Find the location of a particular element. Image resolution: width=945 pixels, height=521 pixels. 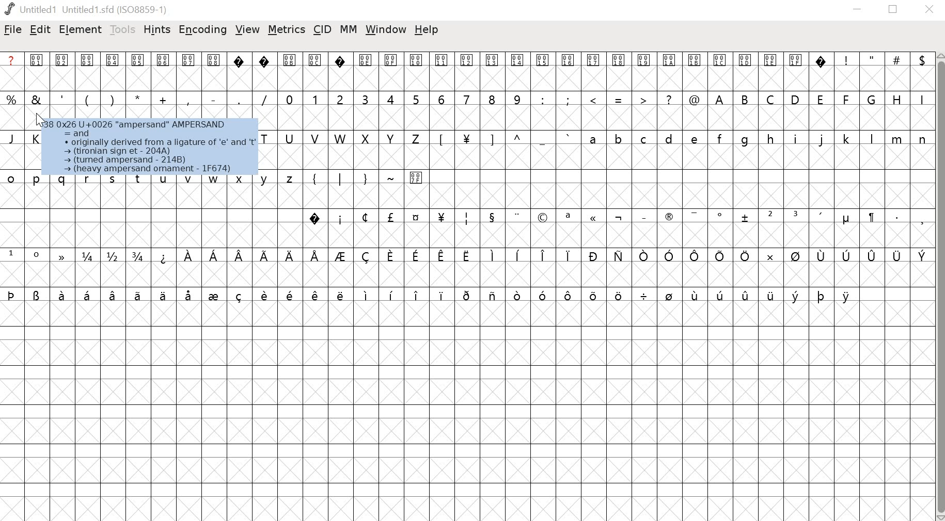

A538 0x26 U+0026 “ampersand” AMPERSAND

5 =and

C « originally derived from a ligature of 'e’ and 't
> (tironian sign et - 204A)
- (tured ampersand - 214B)

a — (heavy ampersand omament - 1F674) is located at coordinates (149, 145).